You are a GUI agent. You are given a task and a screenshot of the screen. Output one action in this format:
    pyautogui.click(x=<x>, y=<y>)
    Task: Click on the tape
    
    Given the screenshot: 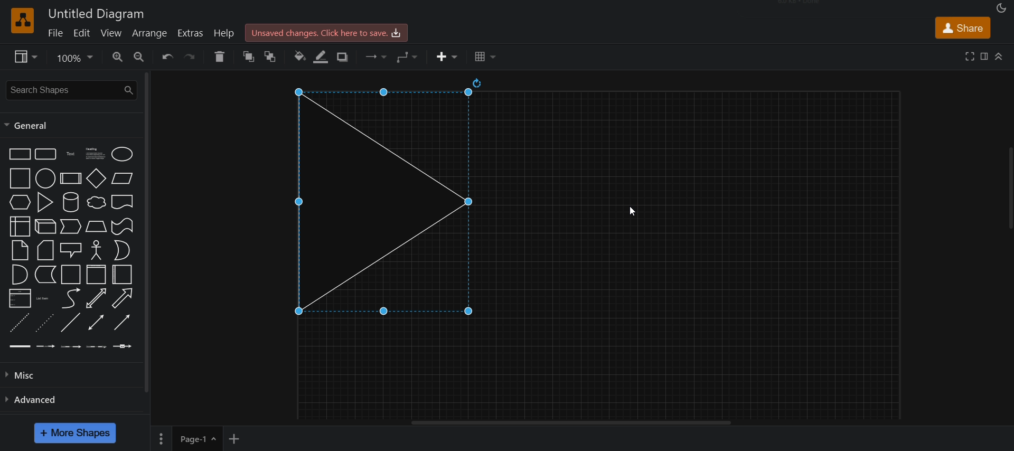 What is the action you would take?
    pyautogui.click(x=122, y=227)
    